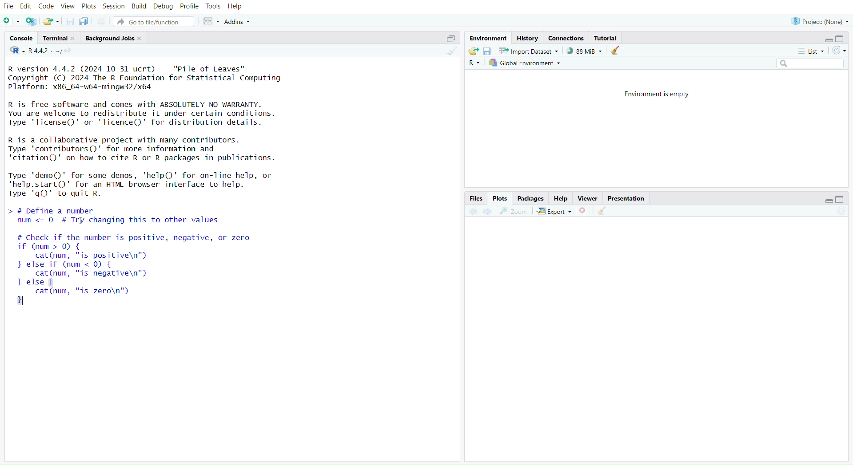  Describe the element at coordinates (9, 7) in the screenshot. I see `file` at that location.